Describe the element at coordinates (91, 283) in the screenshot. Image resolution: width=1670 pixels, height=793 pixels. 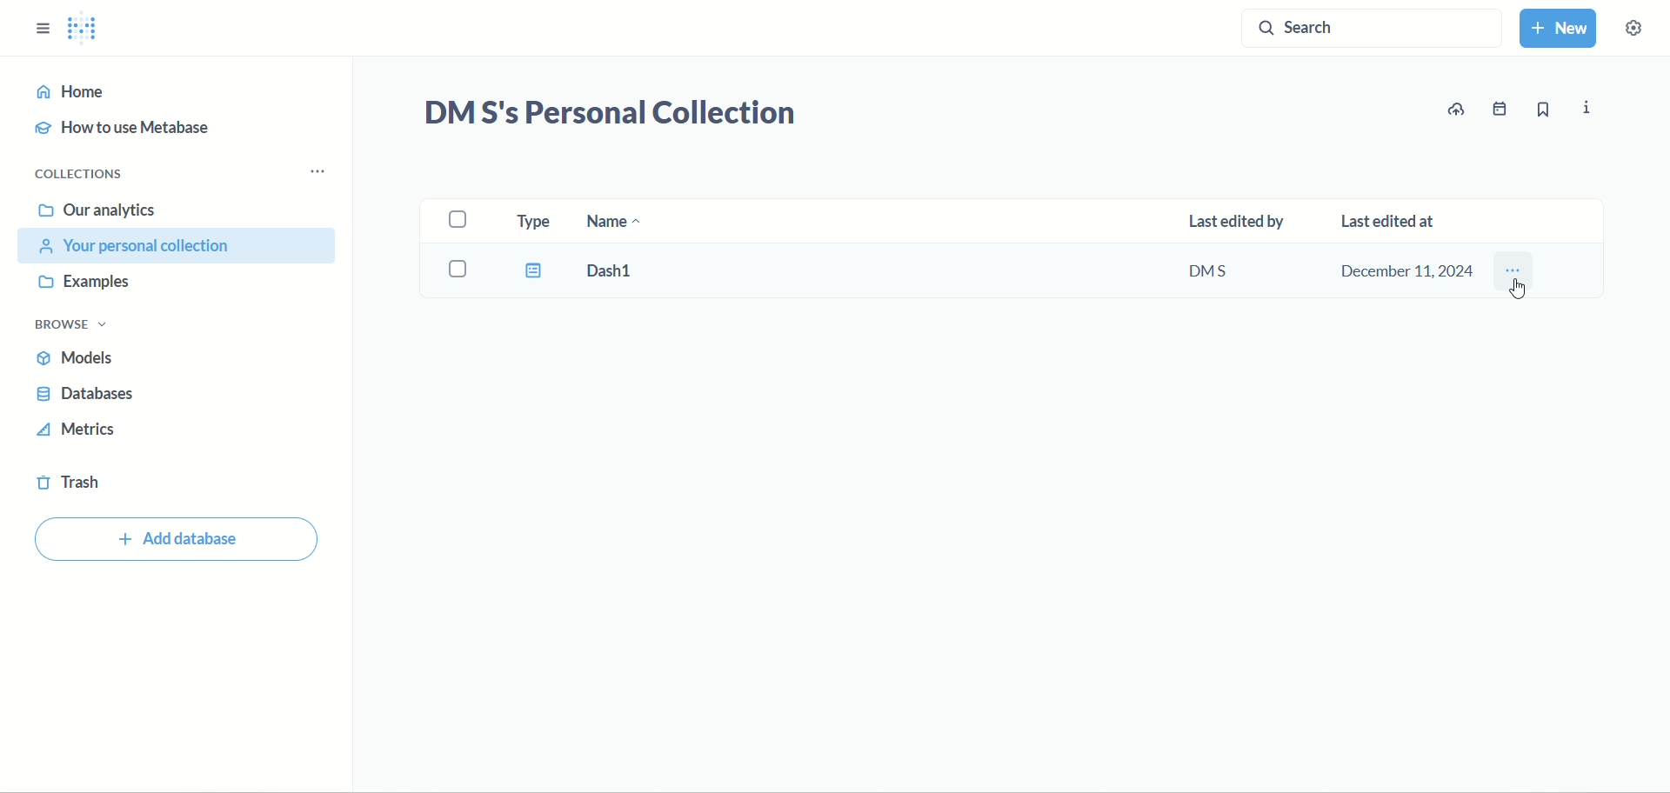
I see `examples` at that location.